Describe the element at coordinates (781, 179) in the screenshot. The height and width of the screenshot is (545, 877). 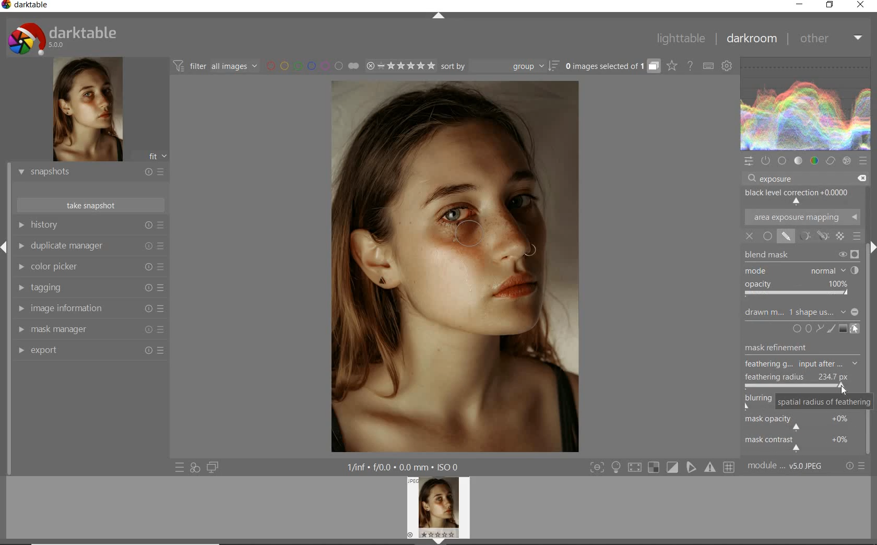
I see `INPUT VALUE` at that location.